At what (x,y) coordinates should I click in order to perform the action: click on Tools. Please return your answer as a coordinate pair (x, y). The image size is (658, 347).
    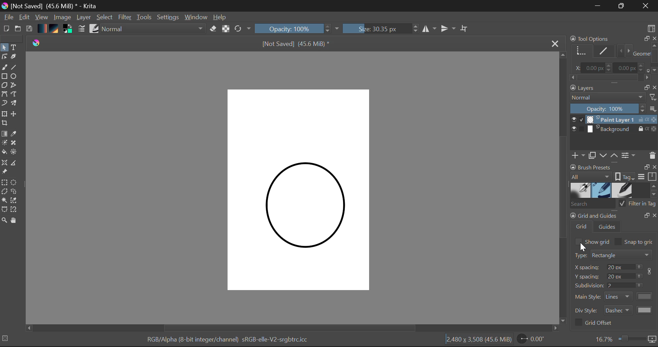
    Looking at the image, I should click on (145, 18).